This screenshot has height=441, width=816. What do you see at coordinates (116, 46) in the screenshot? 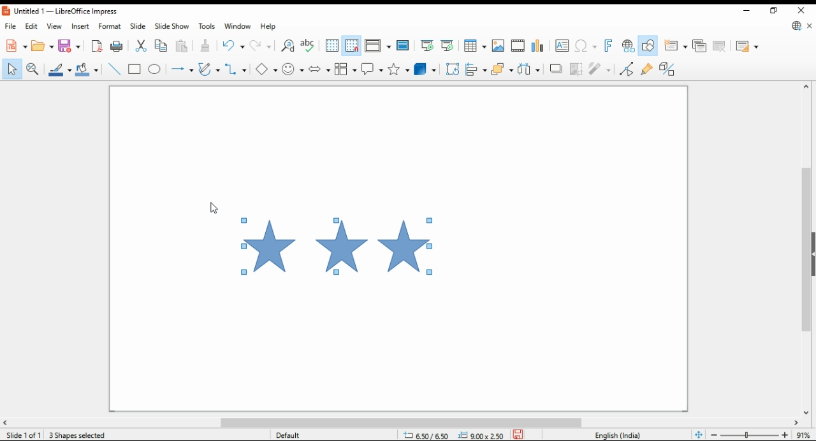
I see `print` at bounding box center [116, 46].